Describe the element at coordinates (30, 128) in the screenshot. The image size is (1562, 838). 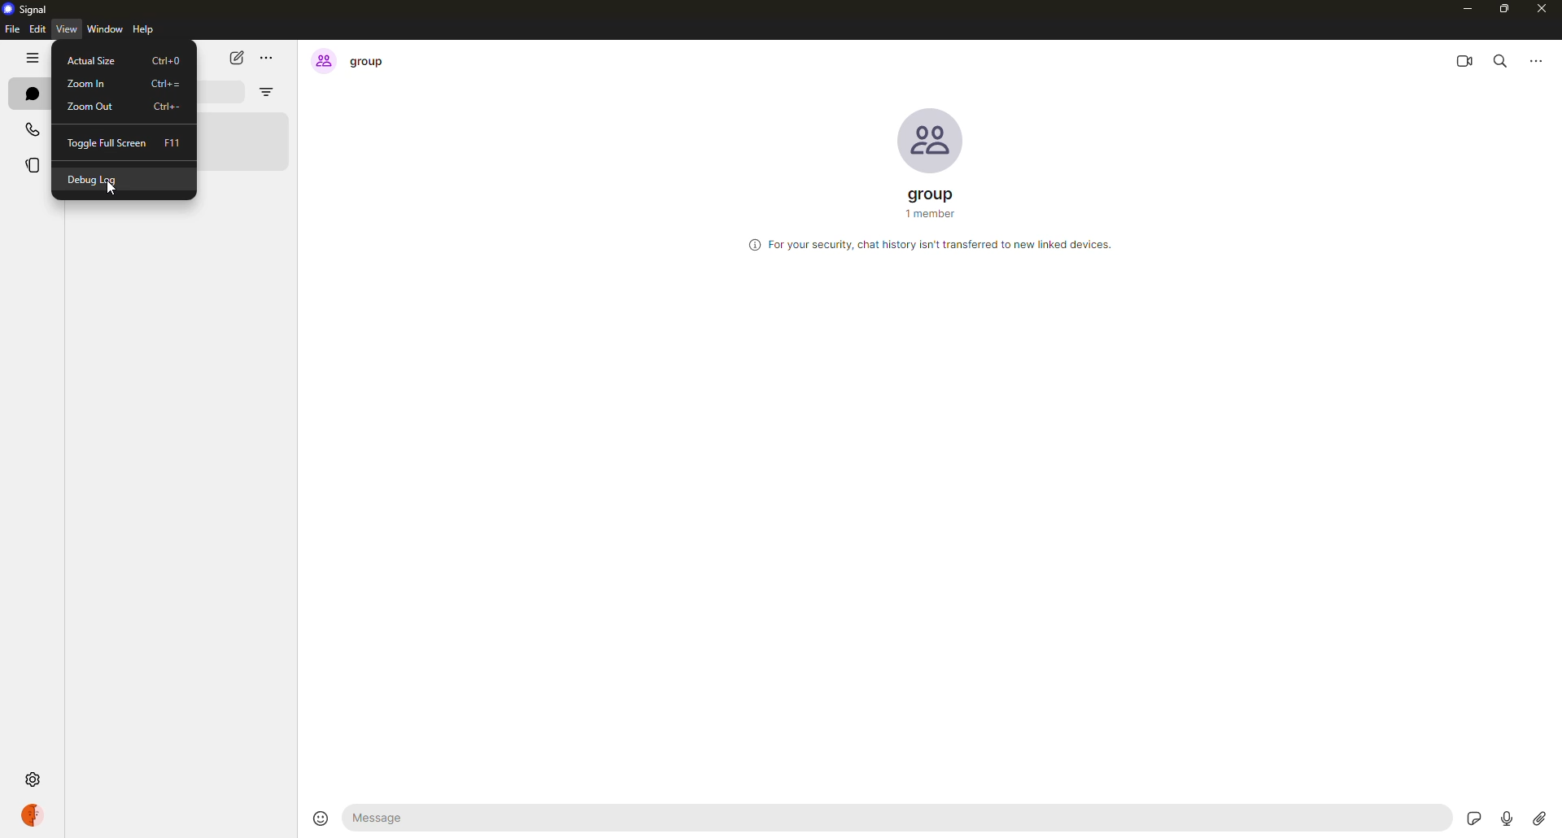
I see `calls` at that location.